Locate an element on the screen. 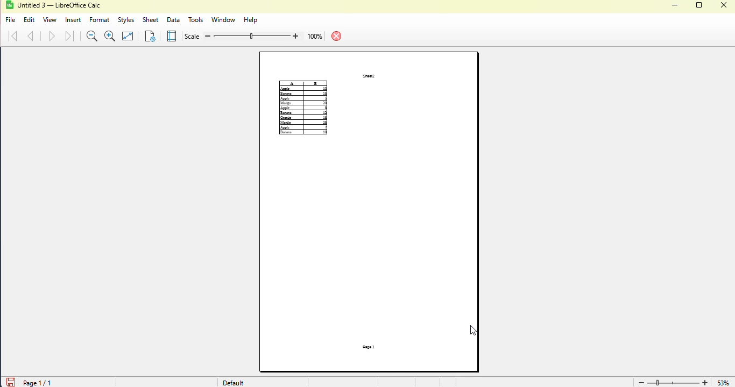  previous page is located at coordinates (31, 36).